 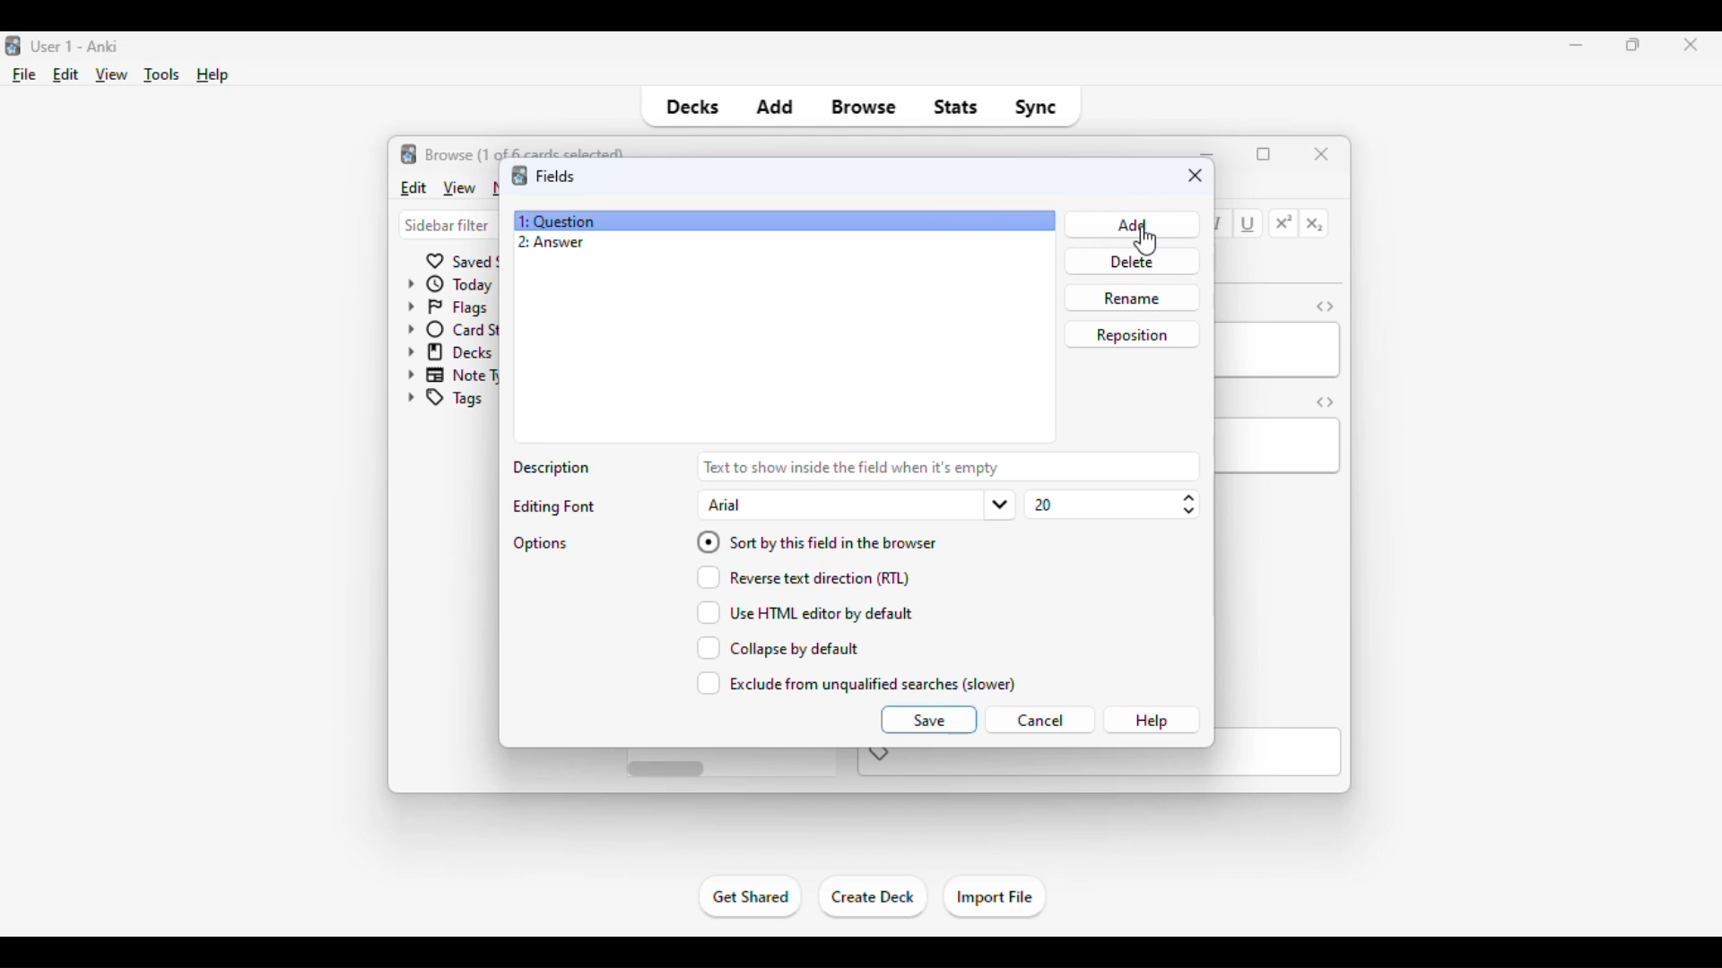 I want to click on options, so click(x=542, y=543).